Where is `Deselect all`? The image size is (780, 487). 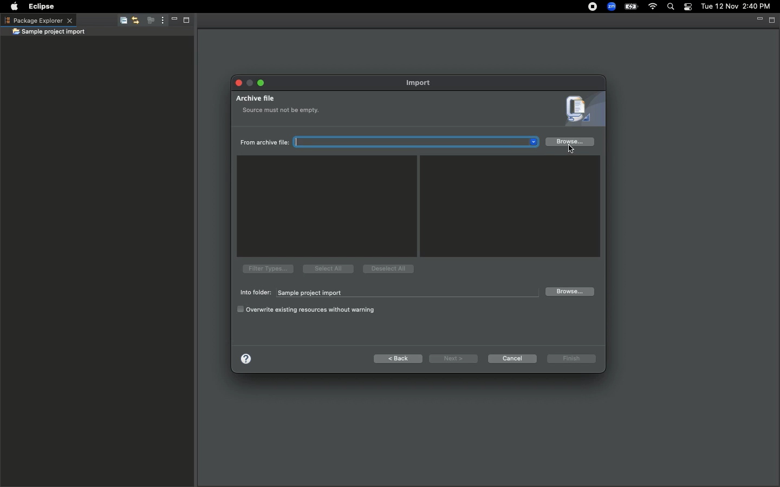
Deselect all is located at coordinates (389, 269).